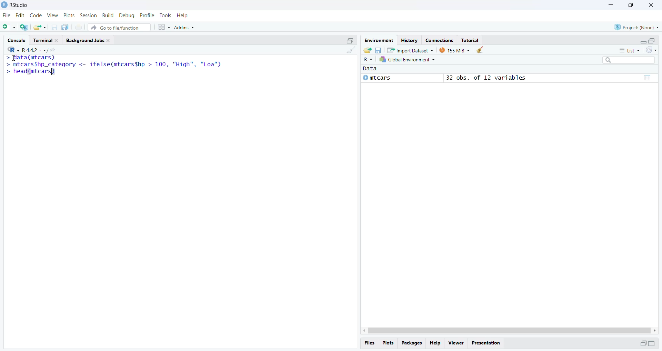 This screenshot has height=351, width=662. I want to click on Maximize, so click(652, 40).